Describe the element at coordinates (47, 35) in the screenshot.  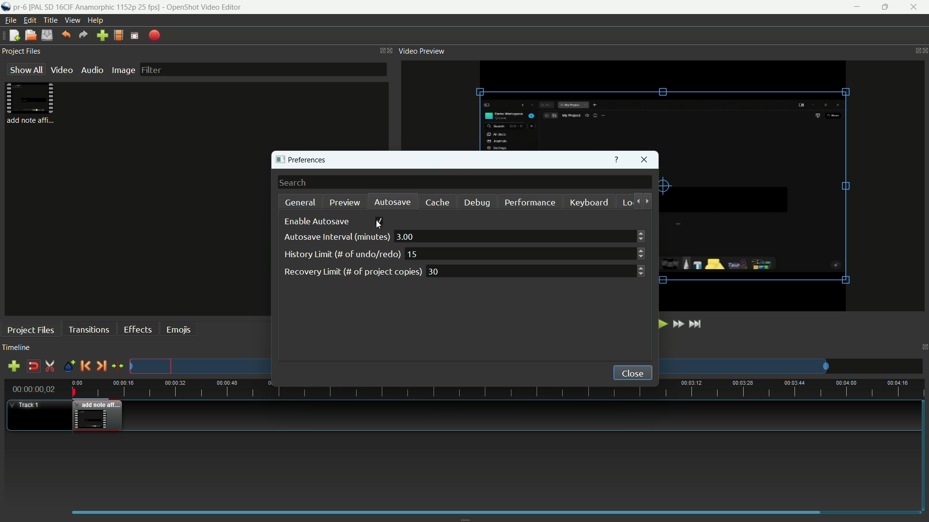
I see `save file` at that location.